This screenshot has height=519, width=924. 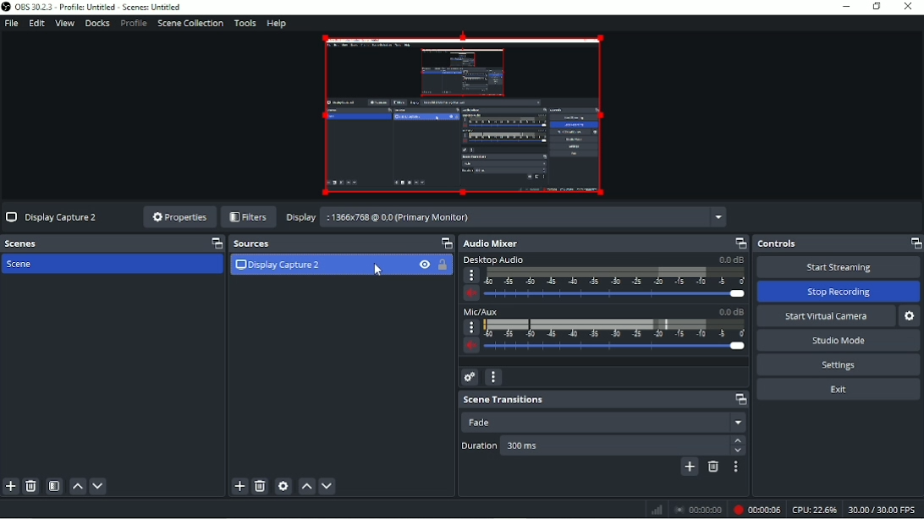 I want to click on Fade, so click(x=605, y=422).